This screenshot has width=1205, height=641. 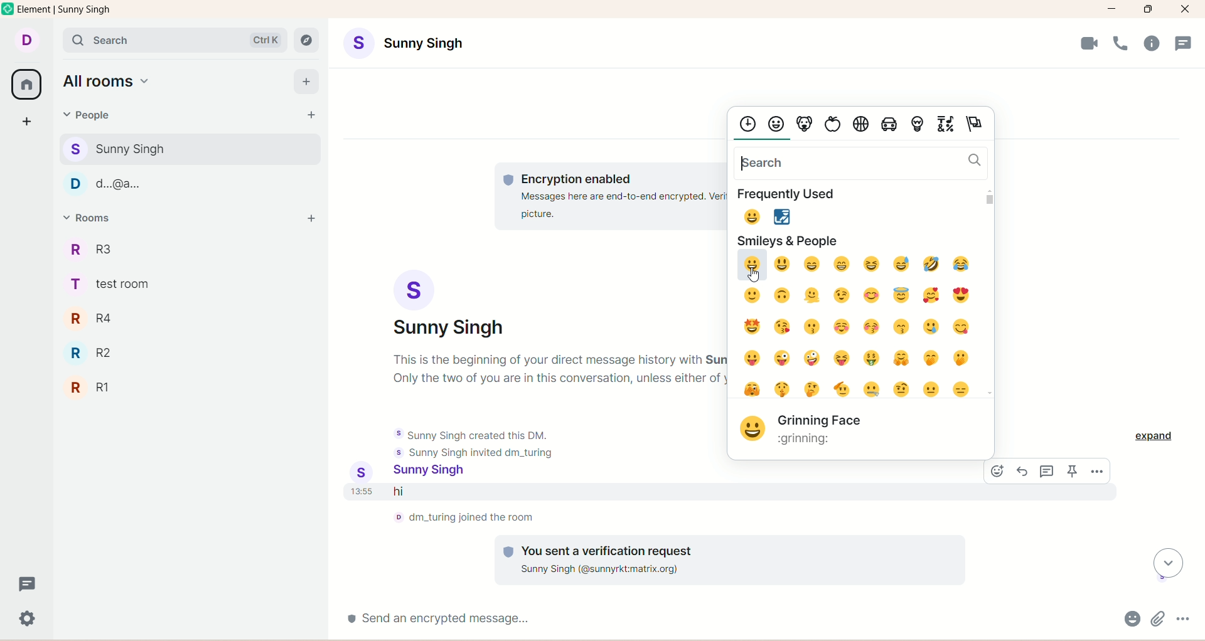 What do you see at coordinates (776, 125) in the screenshot?
I see `Smileys and Nature` at bounding box center [776, 125].